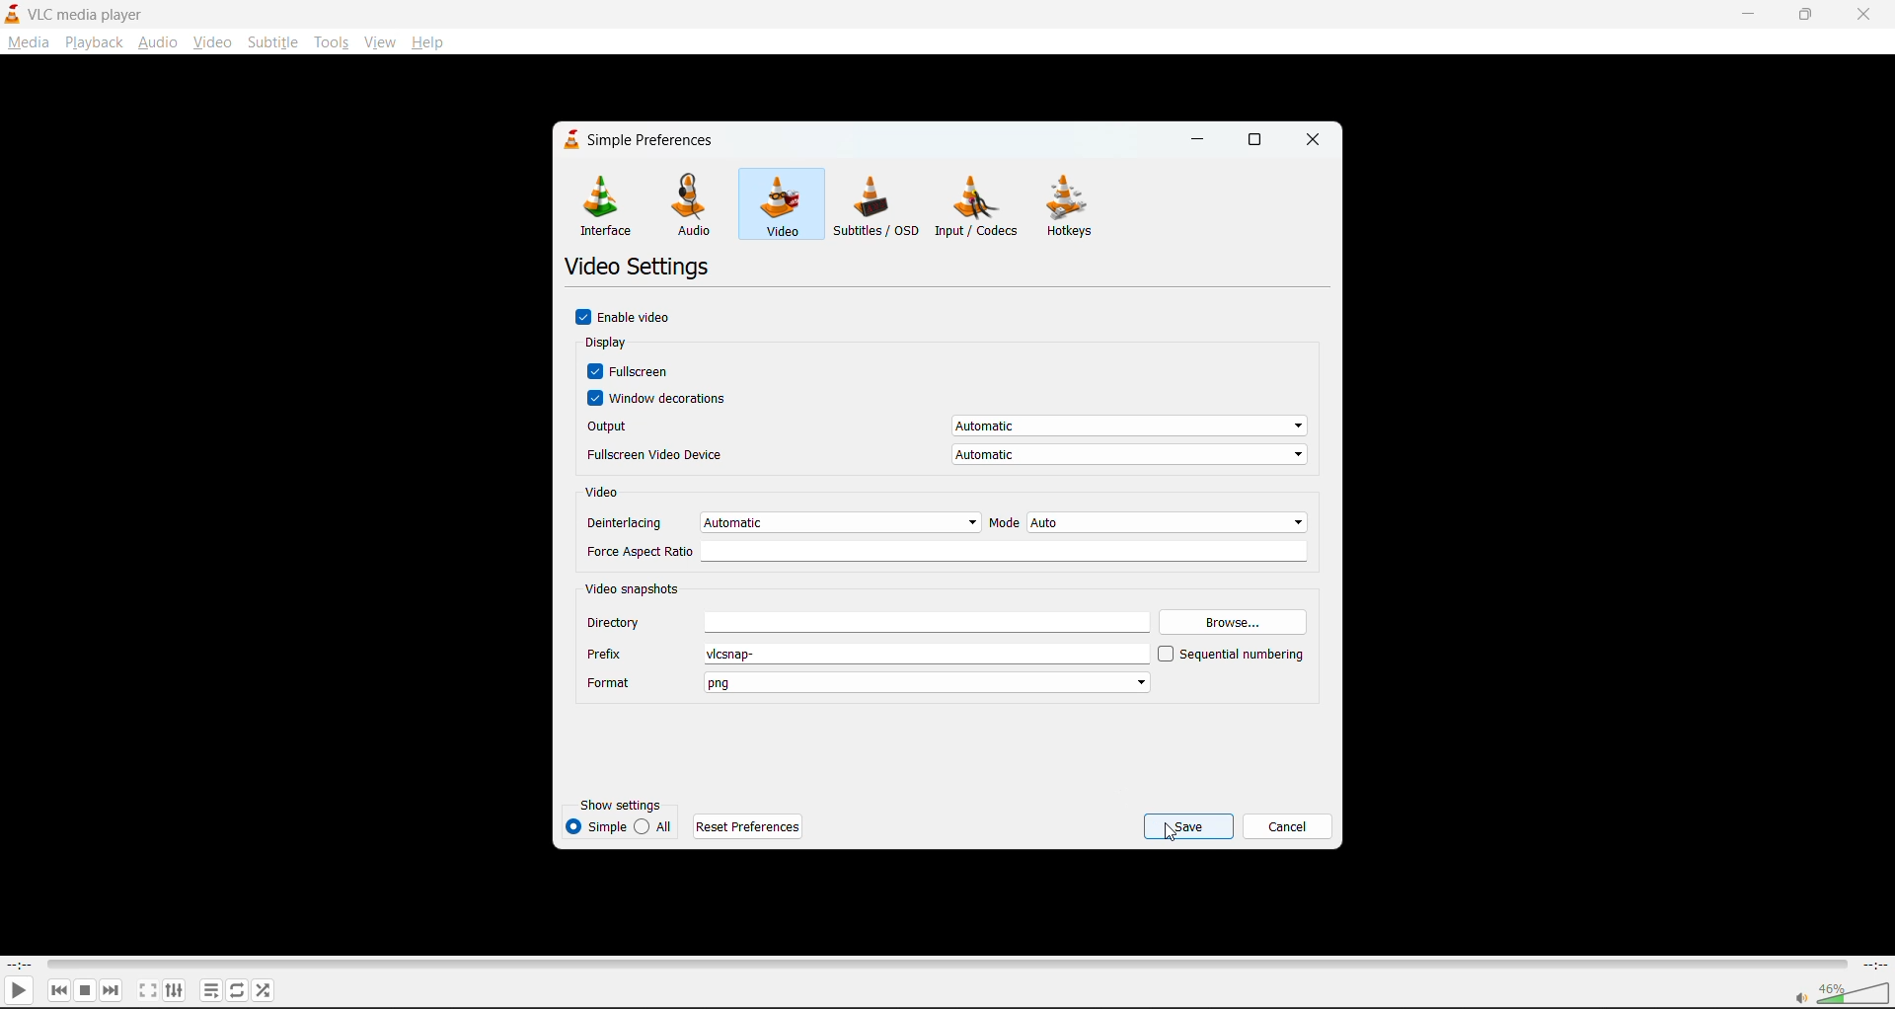 Image resolution: width=1895 pixels, height=1009 pixels. Describe the element at coordinates (616, 344) in the screenshot. I see `display` at that location.